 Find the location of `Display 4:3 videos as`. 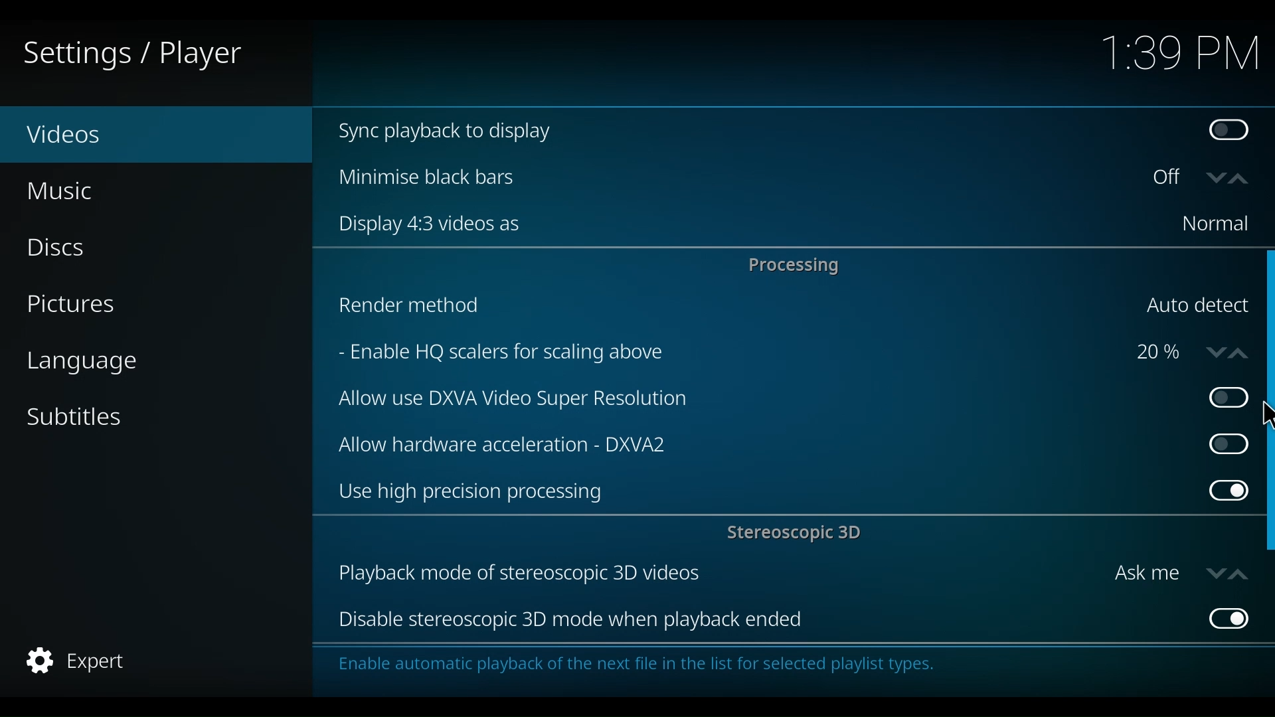

Display 4:3 videos as is located at coordinates (739, 224).